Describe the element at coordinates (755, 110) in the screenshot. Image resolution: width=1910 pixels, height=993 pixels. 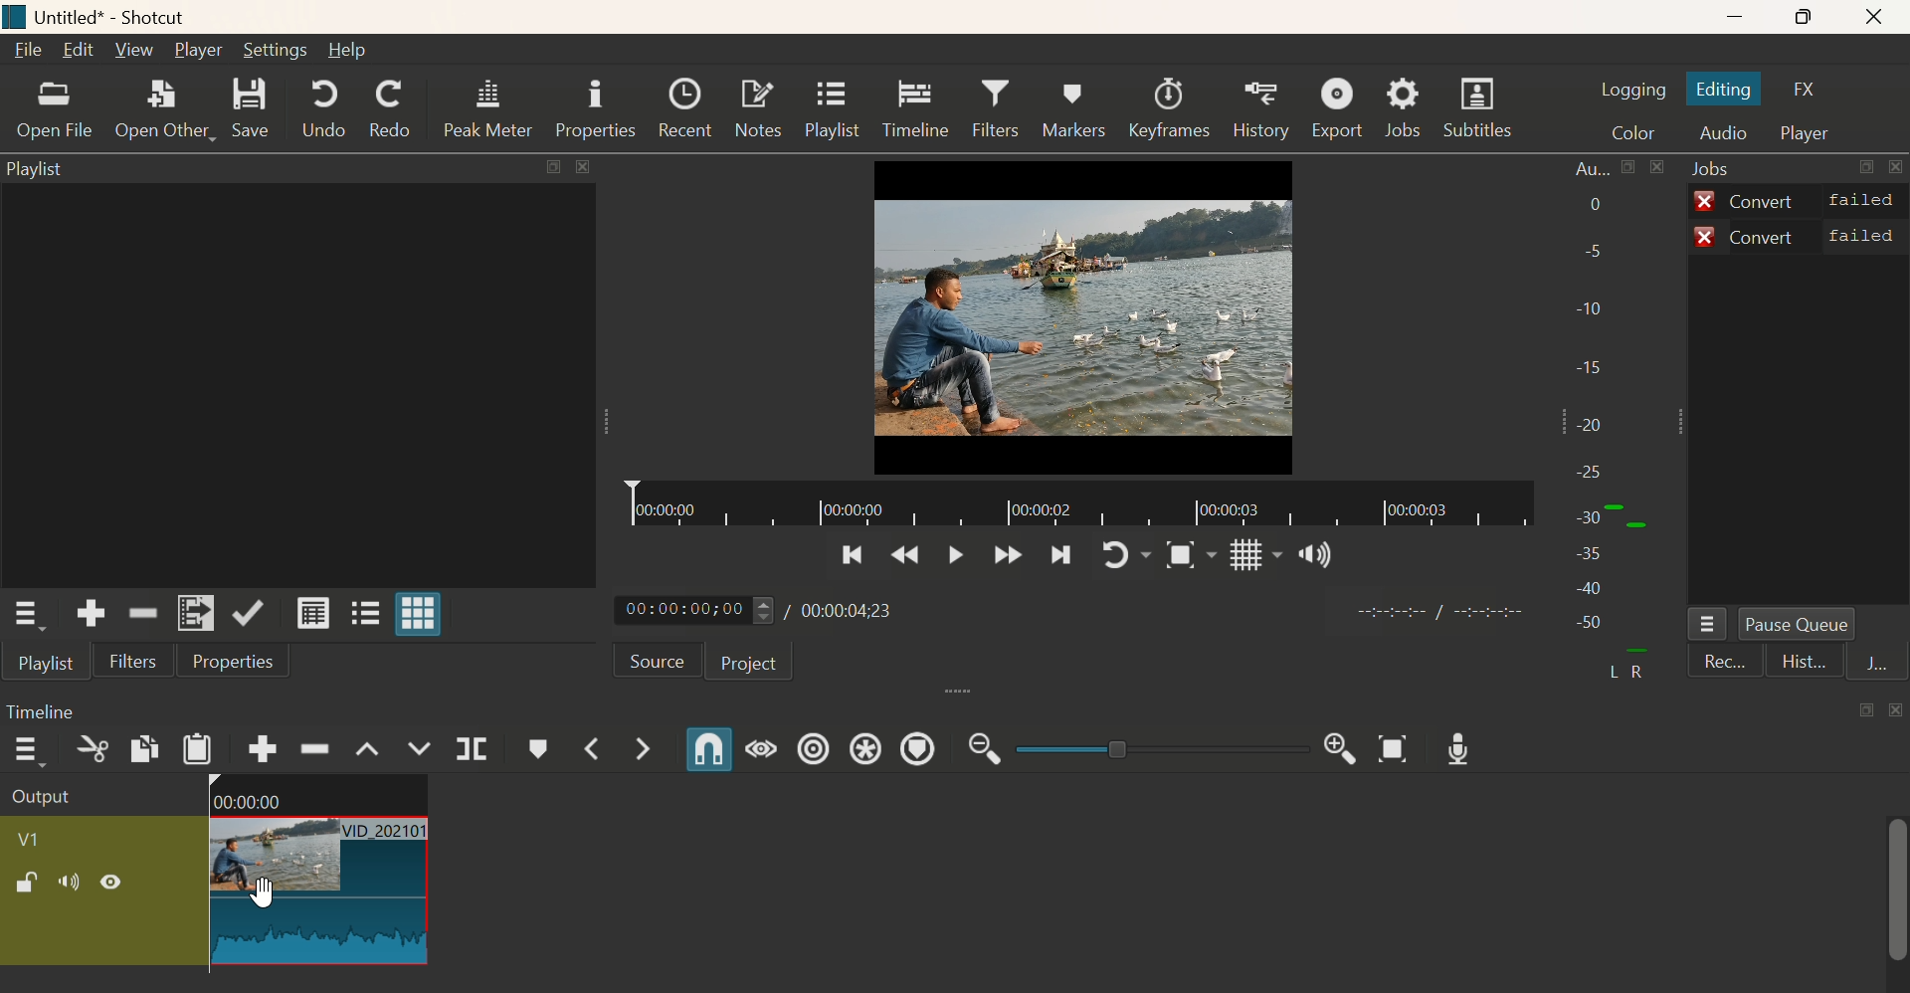
I see `Notes` at that location.